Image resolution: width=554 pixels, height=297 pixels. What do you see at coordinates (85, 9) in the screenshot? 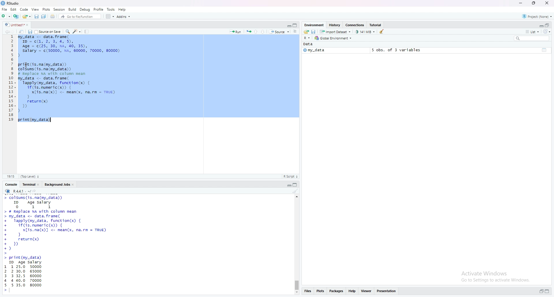
I see `Debug` at bounding box center [85, 9].